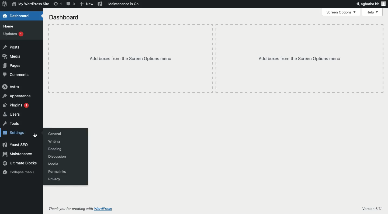 The image size is (388, 214). I want to click on Plugins, so click(17, 106).